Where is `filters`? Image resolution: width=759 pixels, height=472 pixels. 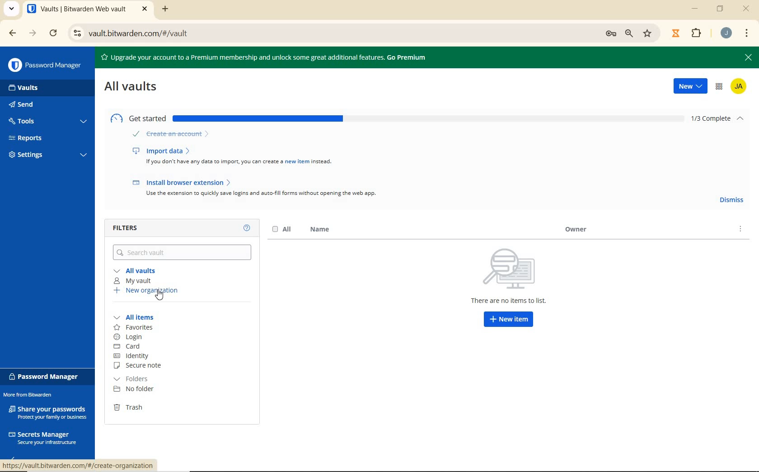
filters is located at coordinates (131, 227).